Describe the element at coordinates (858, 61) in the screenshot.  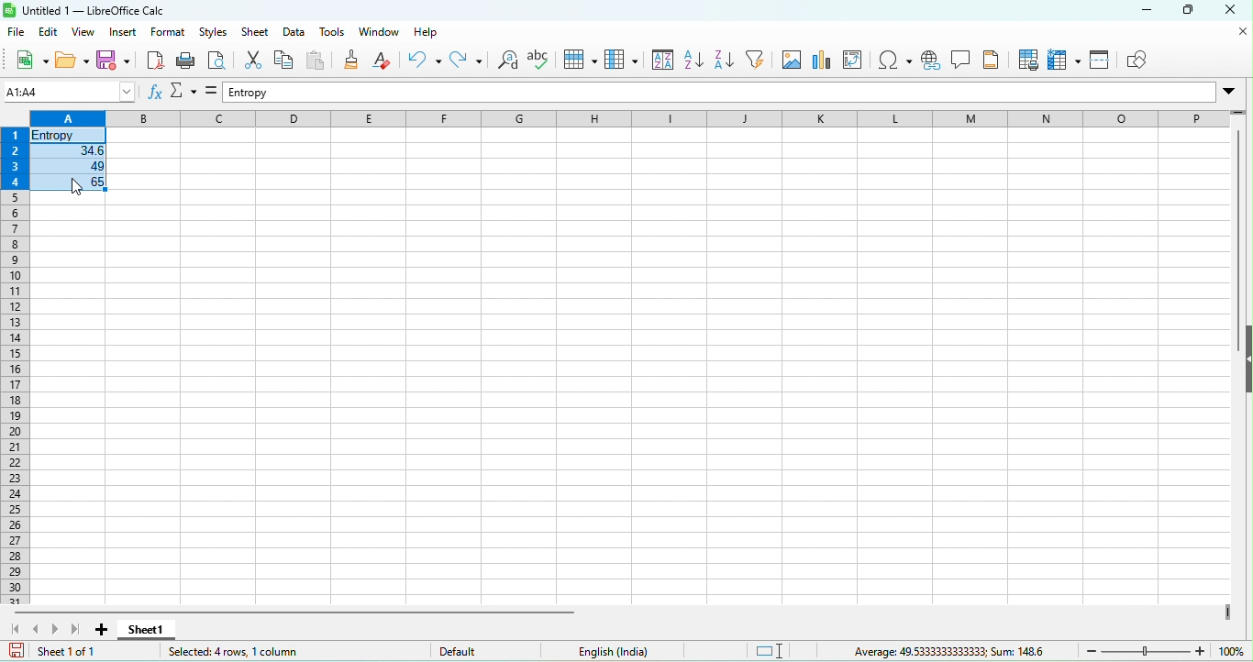
I see `edit pivot table` at that location.